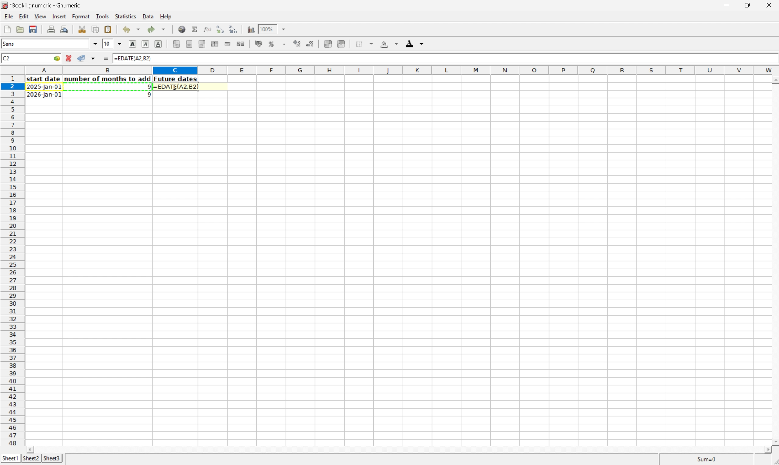 This screenshot has width=779, height=465. Describe the element at coordinates (103, 16) in the screenshot. I see `Tools` at that location.